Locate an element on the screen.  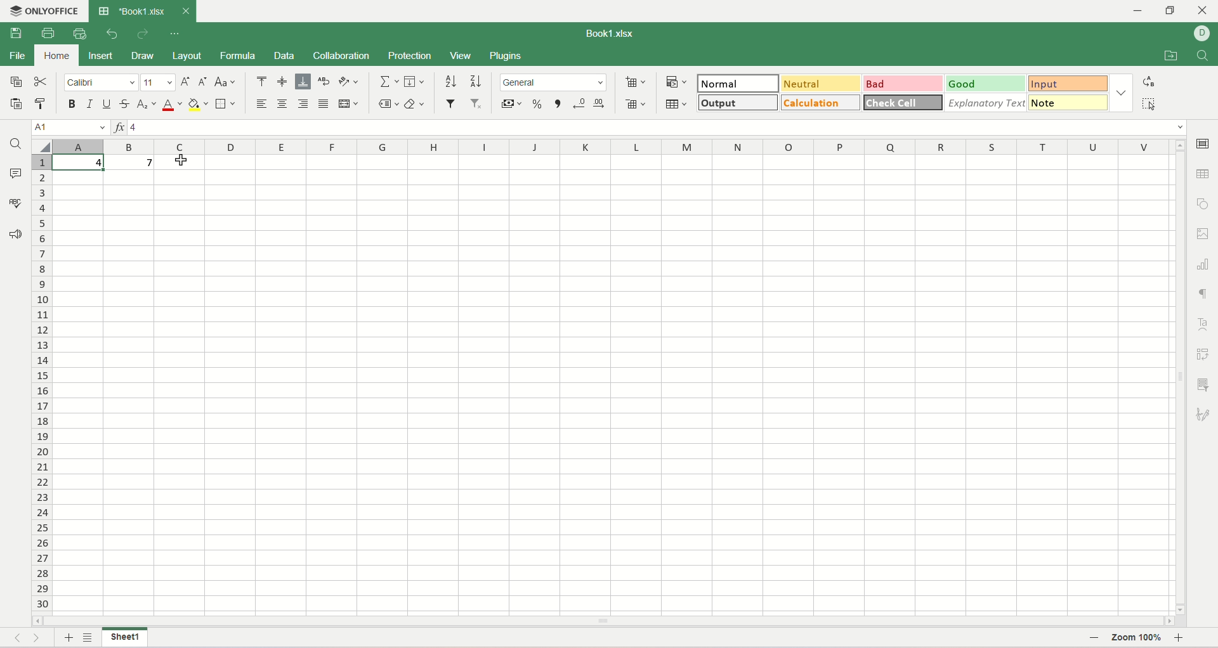
image settings is located at coordinates (1203, 235).